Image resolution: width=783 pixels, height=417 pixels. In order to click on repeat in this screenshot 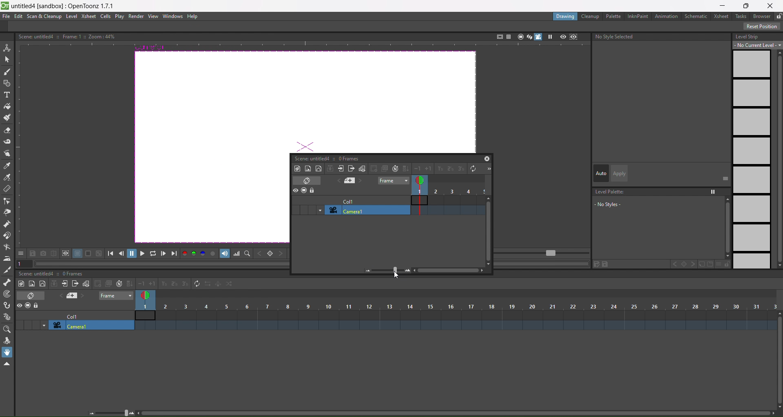, I will do `click(195, 283)`.